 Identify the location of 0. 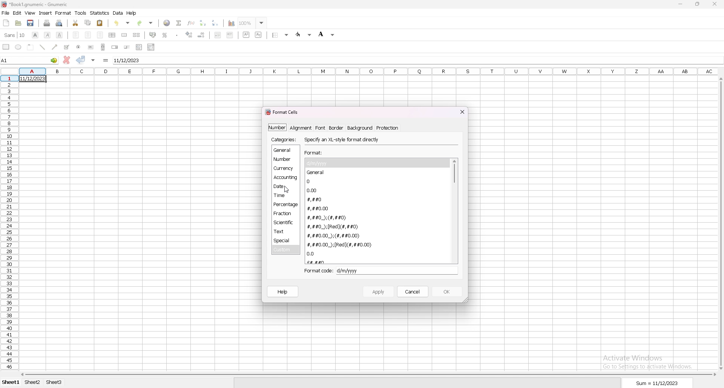
(314, 182).